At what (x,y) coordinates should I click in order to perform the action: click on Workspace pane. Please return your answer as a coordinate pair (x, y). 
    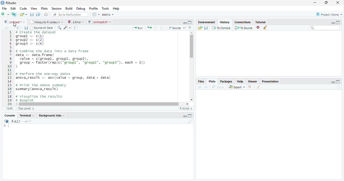
    Looking at the image, I should click on (95, 14).